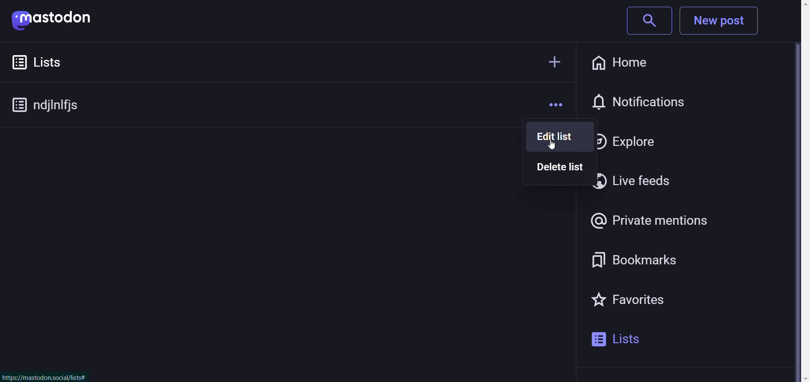 This screenshot has width=810, height=382. I want to click on Vertical Scroll Bar, so click(799, 192).